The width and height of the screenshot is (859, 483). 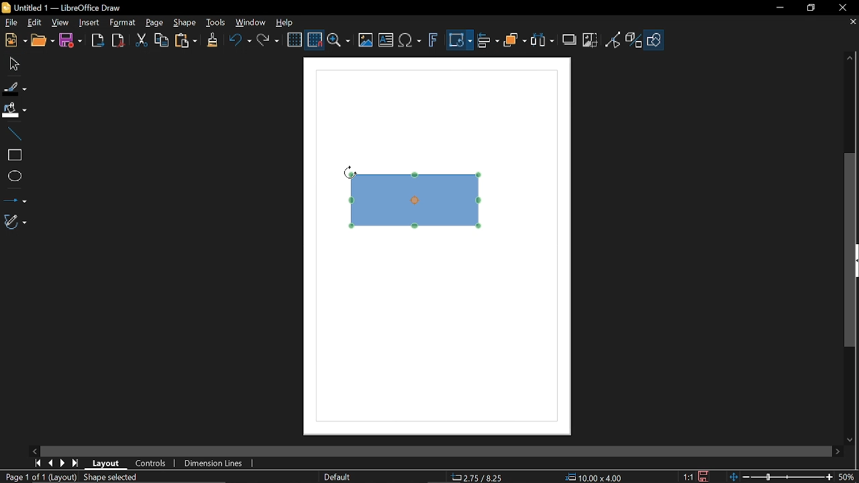 I want to click on Tools, so click(x=216, y=23).